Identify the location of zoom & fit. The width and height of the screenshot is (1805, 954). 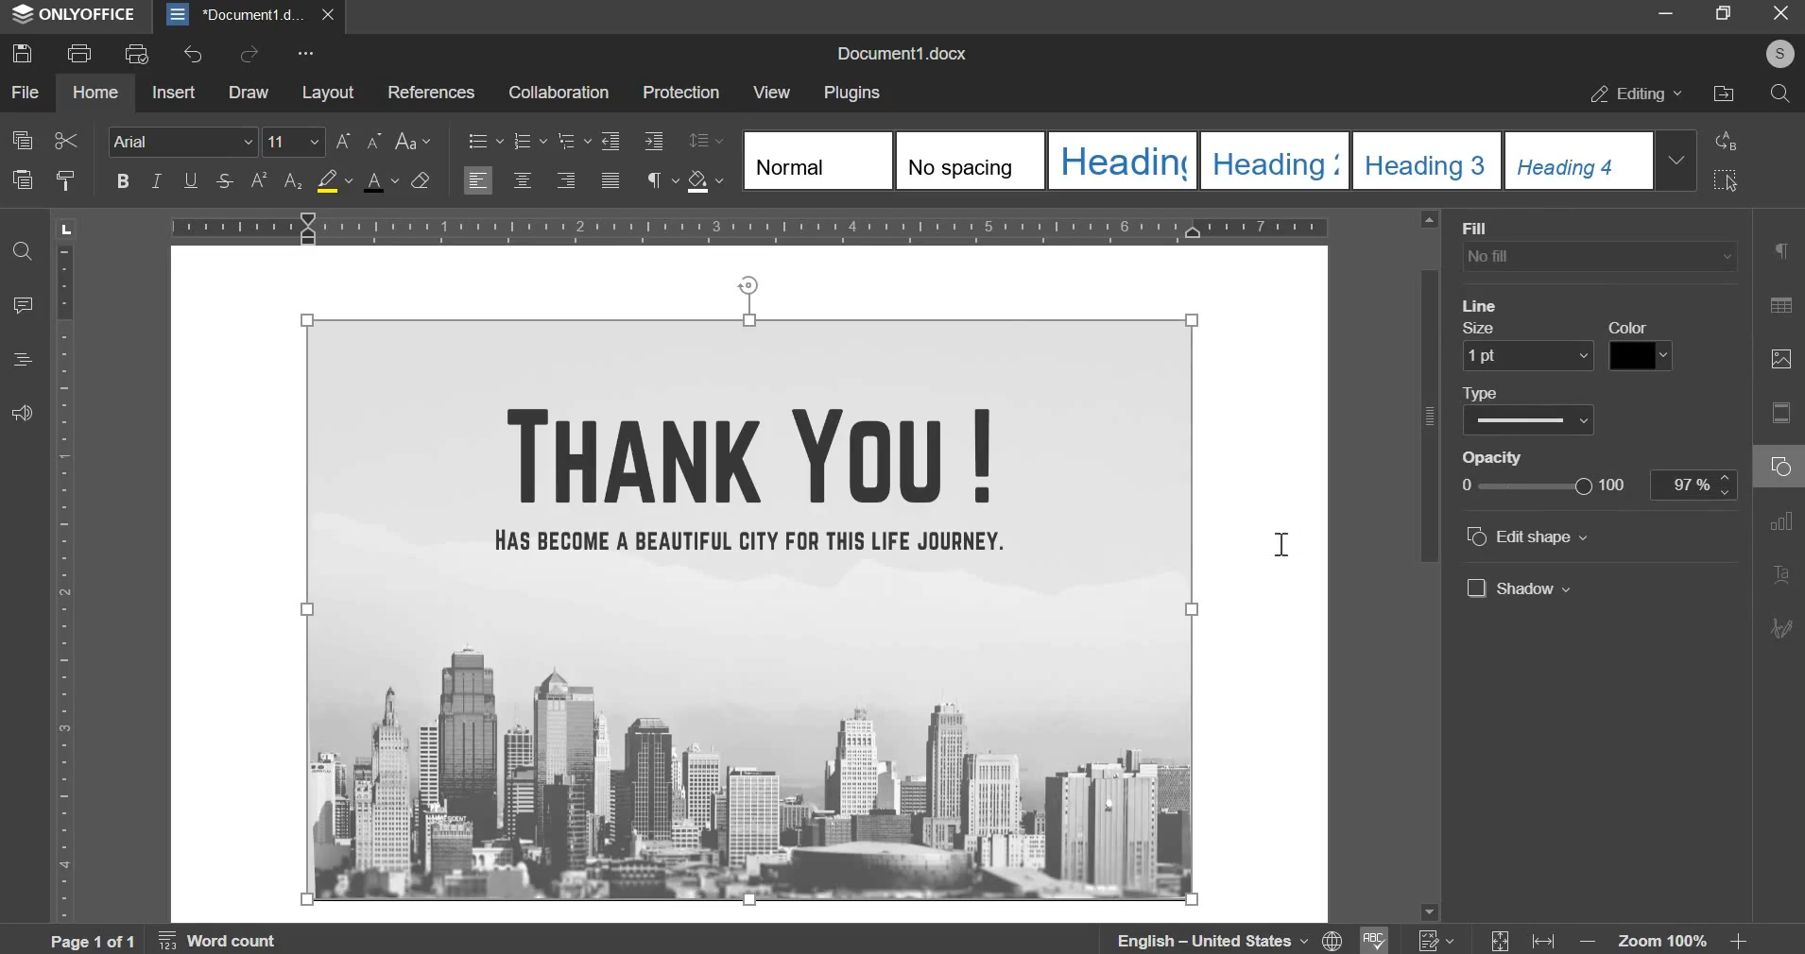
(1617, 937).